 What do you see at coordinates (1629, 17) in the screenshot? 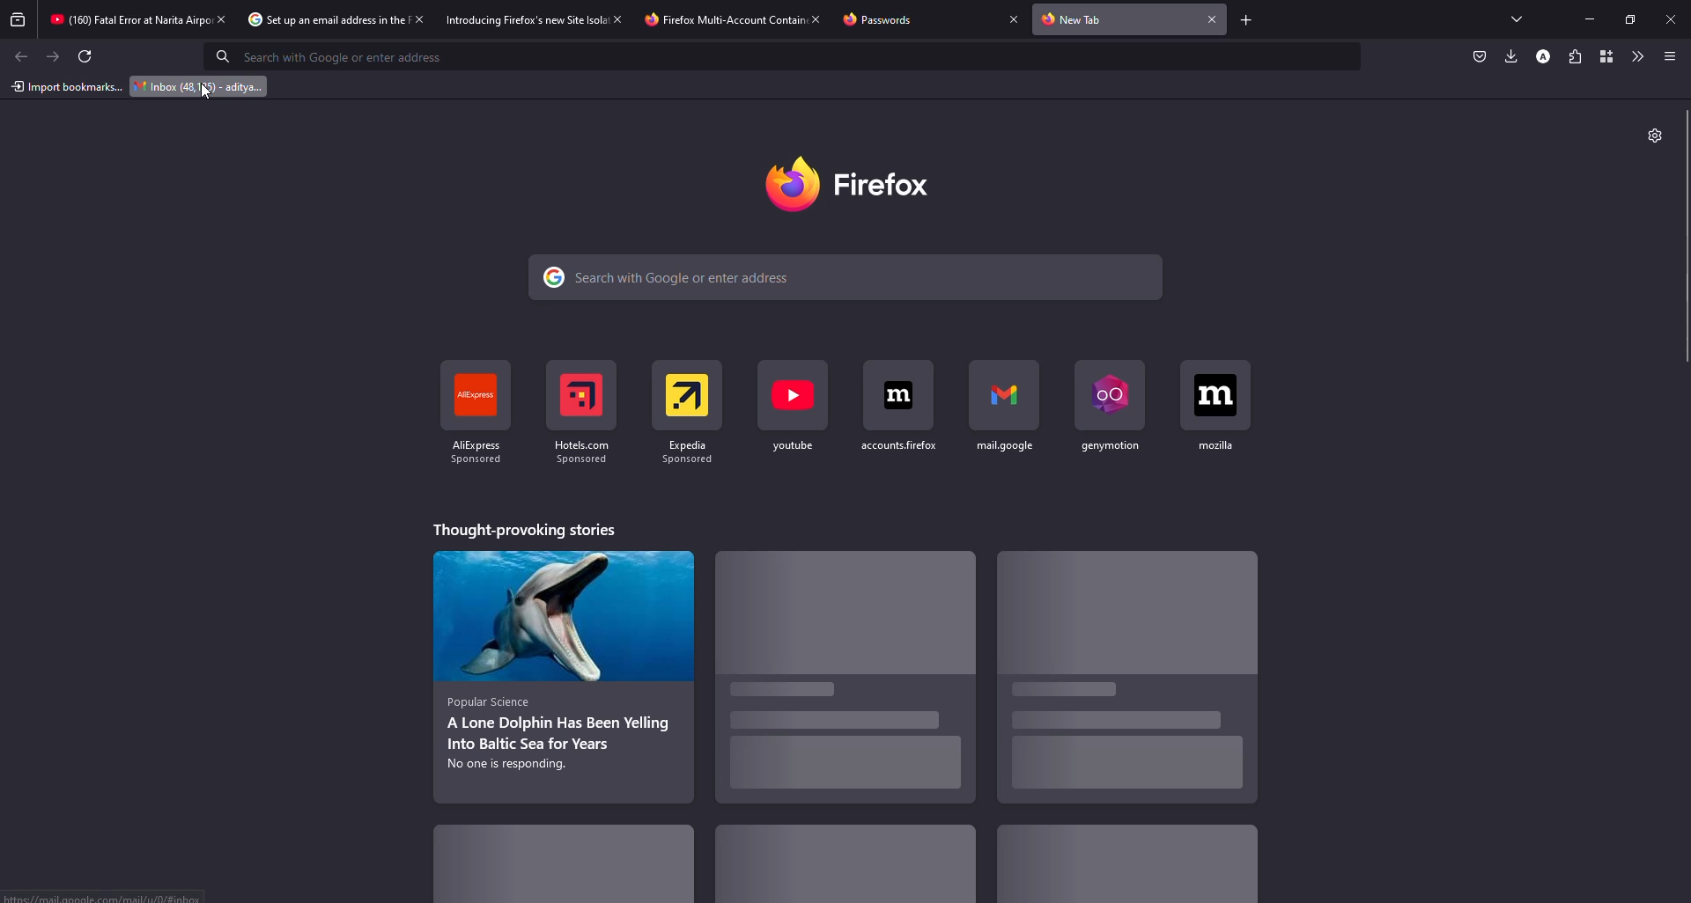
I see `maximize` at bounding box center [1629, 17].